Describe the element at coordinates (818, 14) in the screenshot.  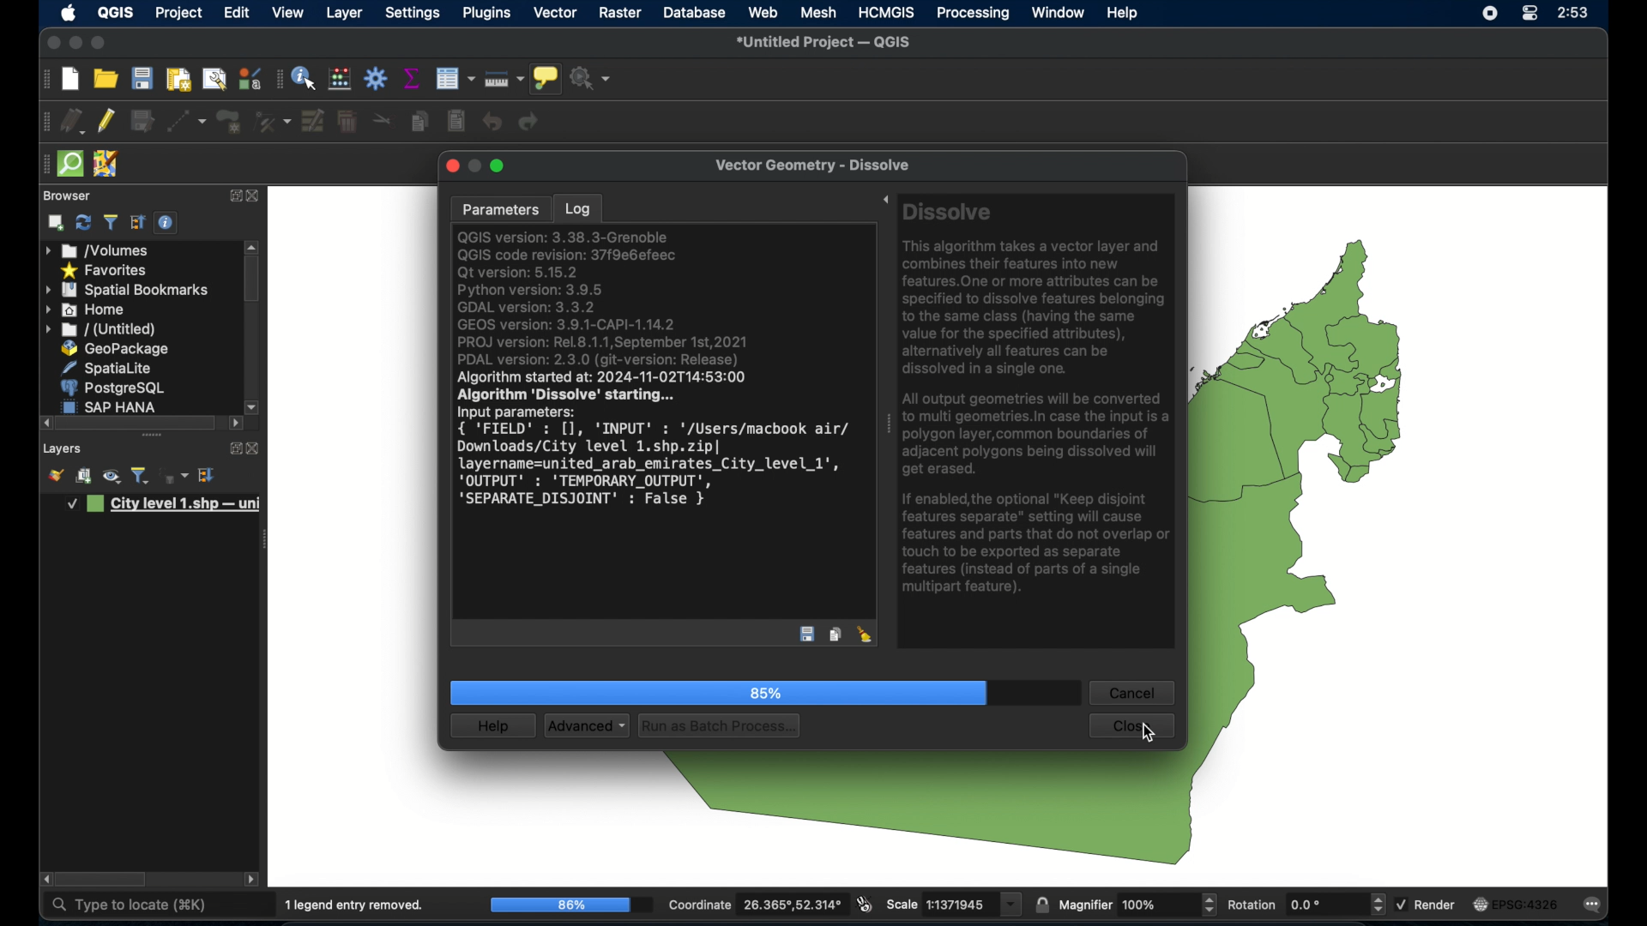
I see `mesh` at that location.